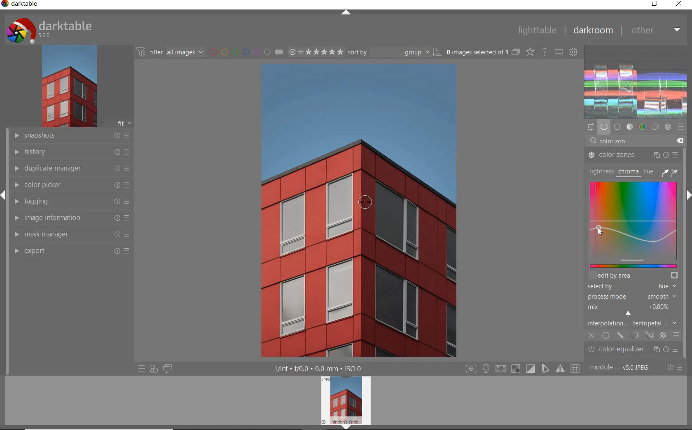 This screenshot has width=692, height=430. Describe the element at coordinates (631, 296) in the screenshot. I see `PROCESS MODE` at that location.